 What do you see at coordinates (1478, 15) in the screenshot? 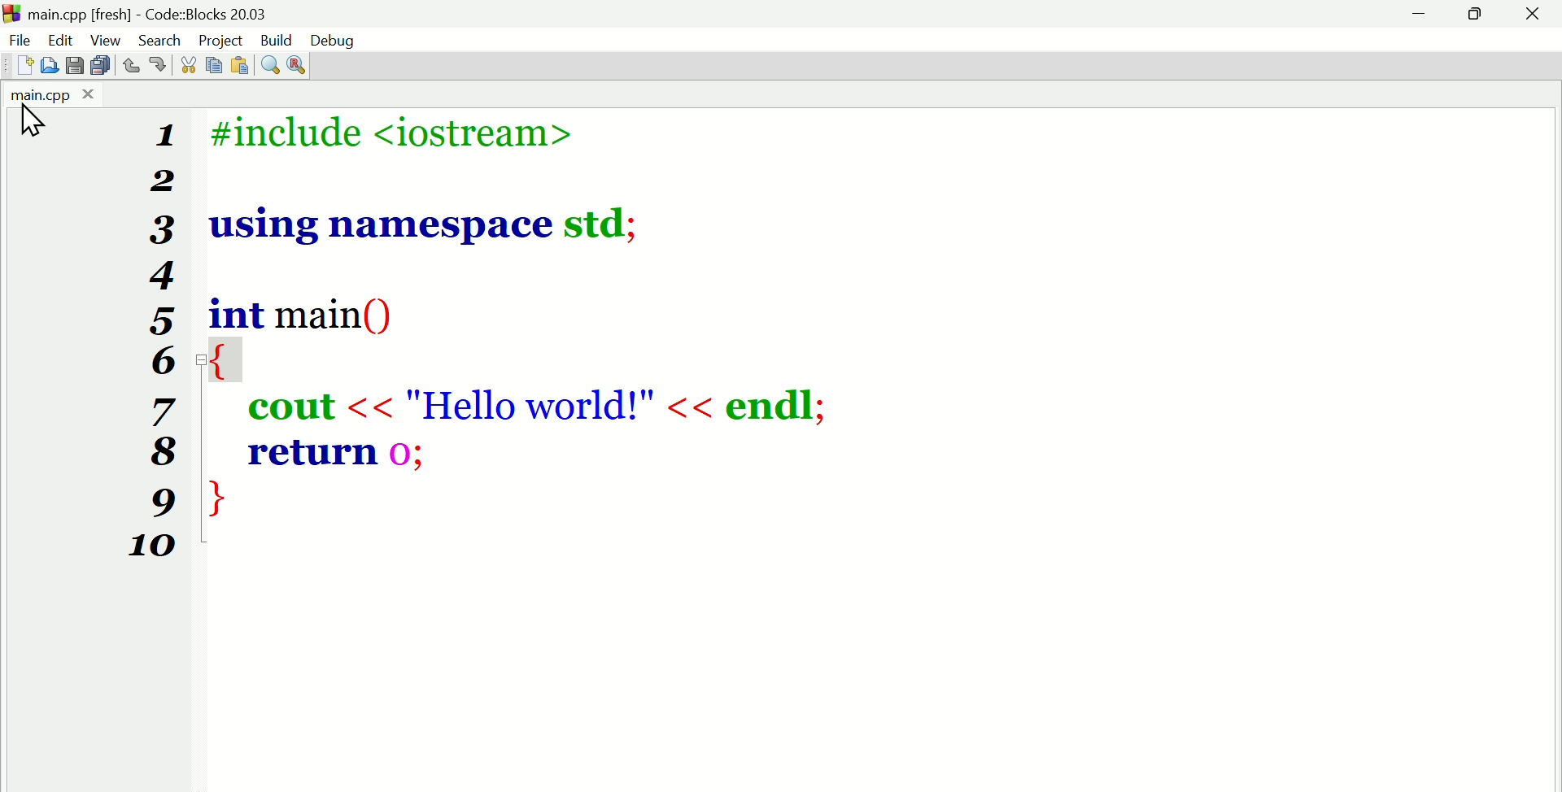
I see `maximise` at bounding box center [1478, 15].